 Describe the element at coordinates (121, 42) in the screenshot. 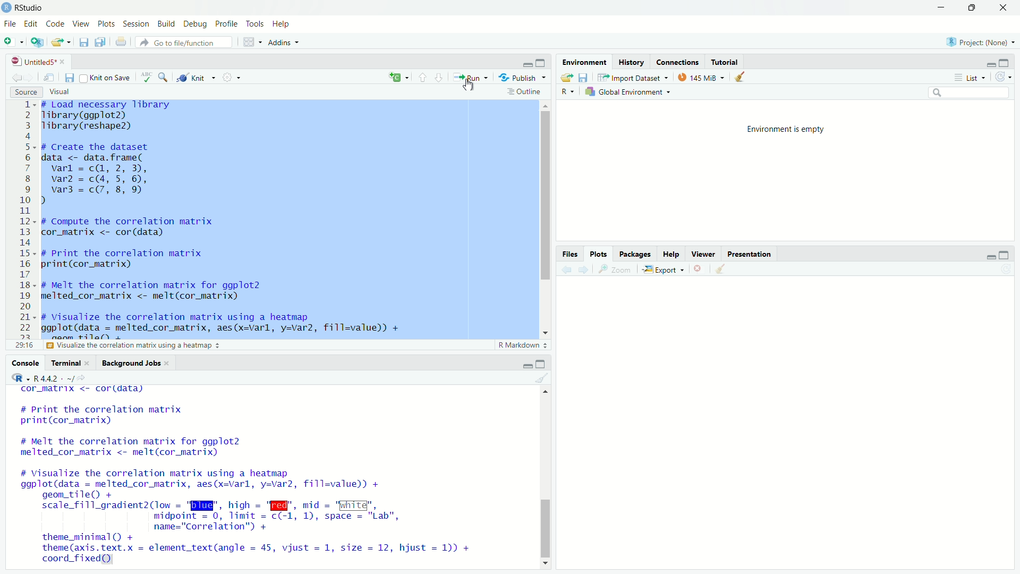

I see `print current document` at that location.